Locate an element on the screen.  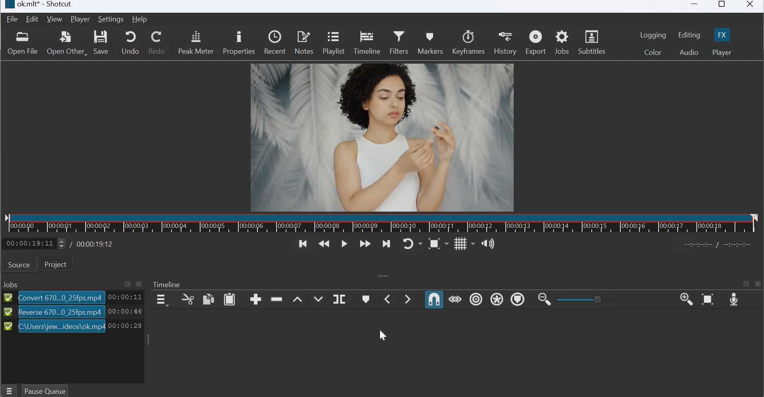
Zoom Timeline out is located at coordinates (542, 299).